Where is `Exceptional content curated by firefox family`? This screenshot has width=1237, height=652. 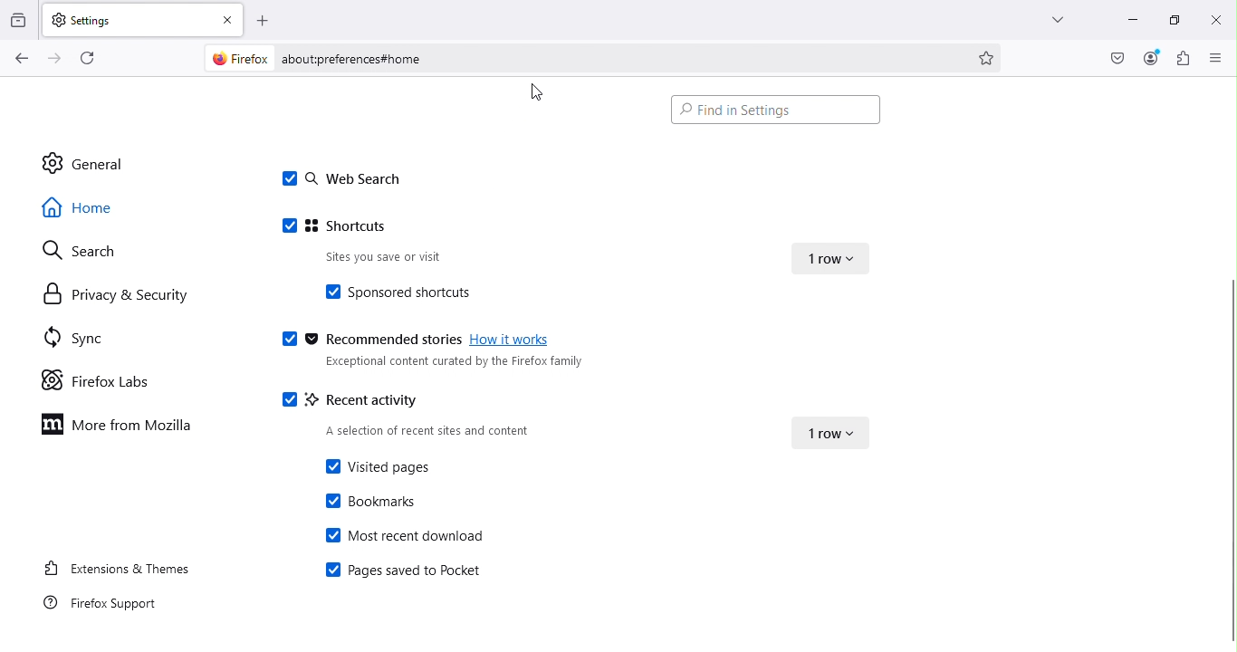 Exceptional content curated by firefox family is located at coordinates (449, 365).